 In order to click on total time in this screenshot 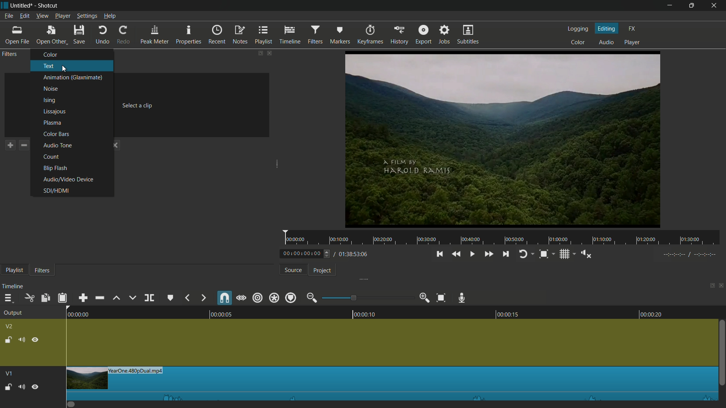, I will do `click(352, 254)`.